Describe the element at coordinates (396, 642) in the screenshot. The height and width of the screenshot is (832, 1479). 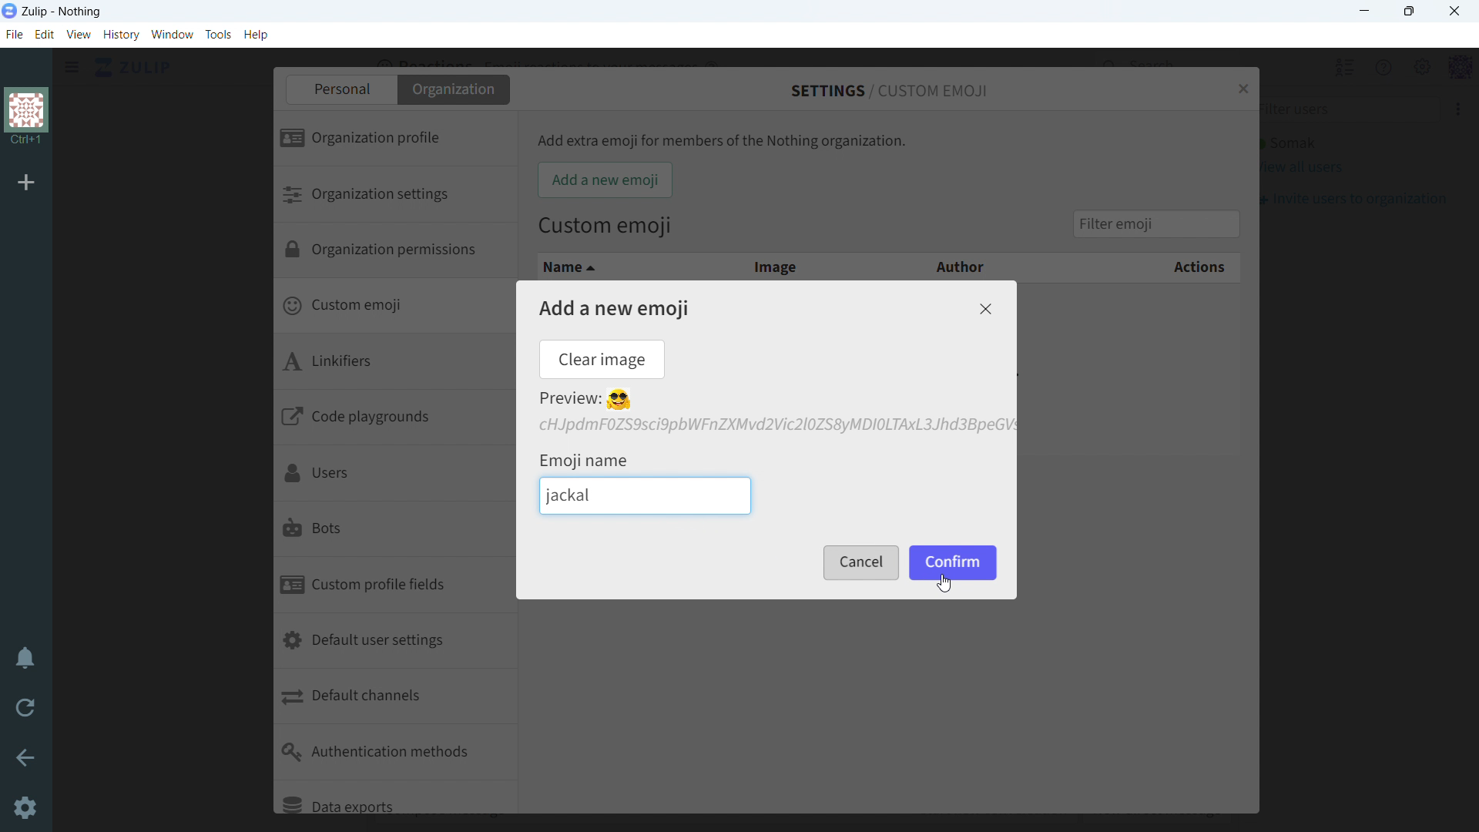
I see `default user settings` at that location.